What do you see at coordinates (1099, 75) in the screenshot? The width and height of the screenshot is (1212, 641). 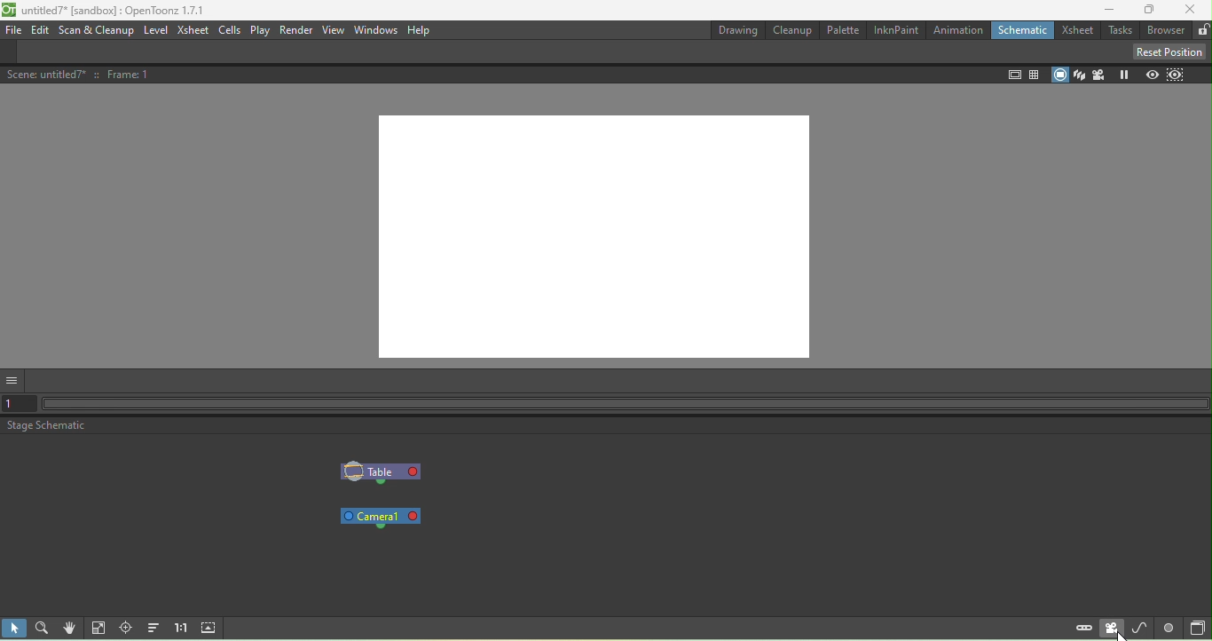 I see `Camera view` at bounding box center [1099, 75].